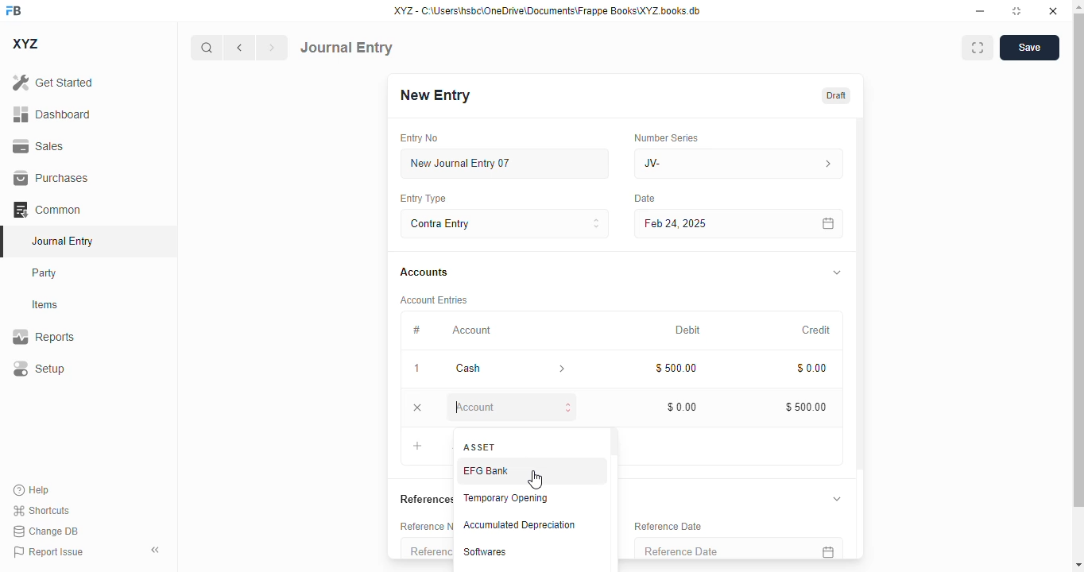  Describe the element at coordinates (53, 83) in the screenshot. I see `get started` at that location.